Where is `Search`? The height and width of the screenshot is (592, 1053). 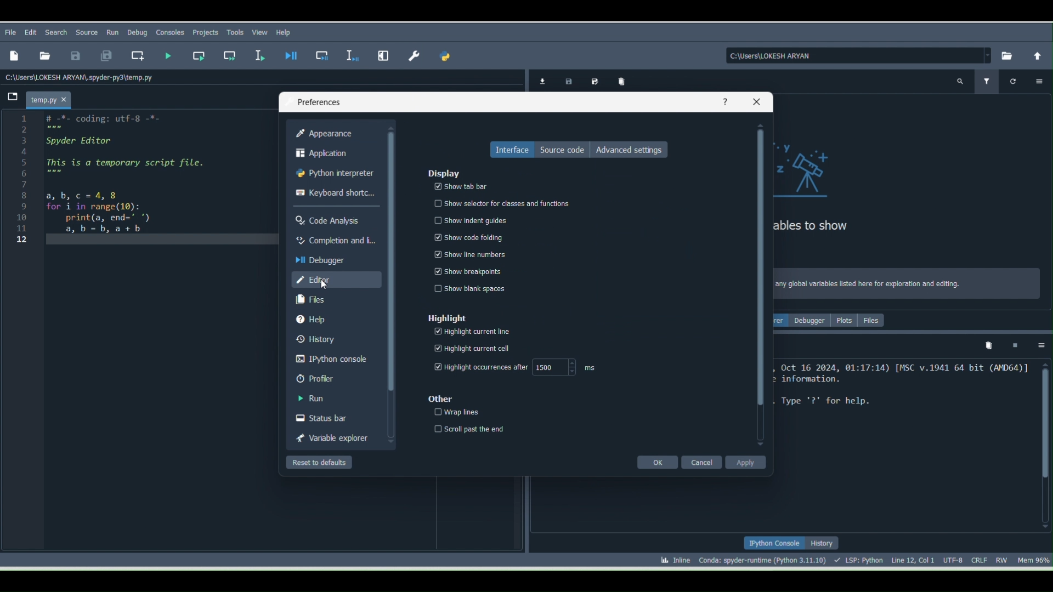 Search is located at coordinates (55, 31).